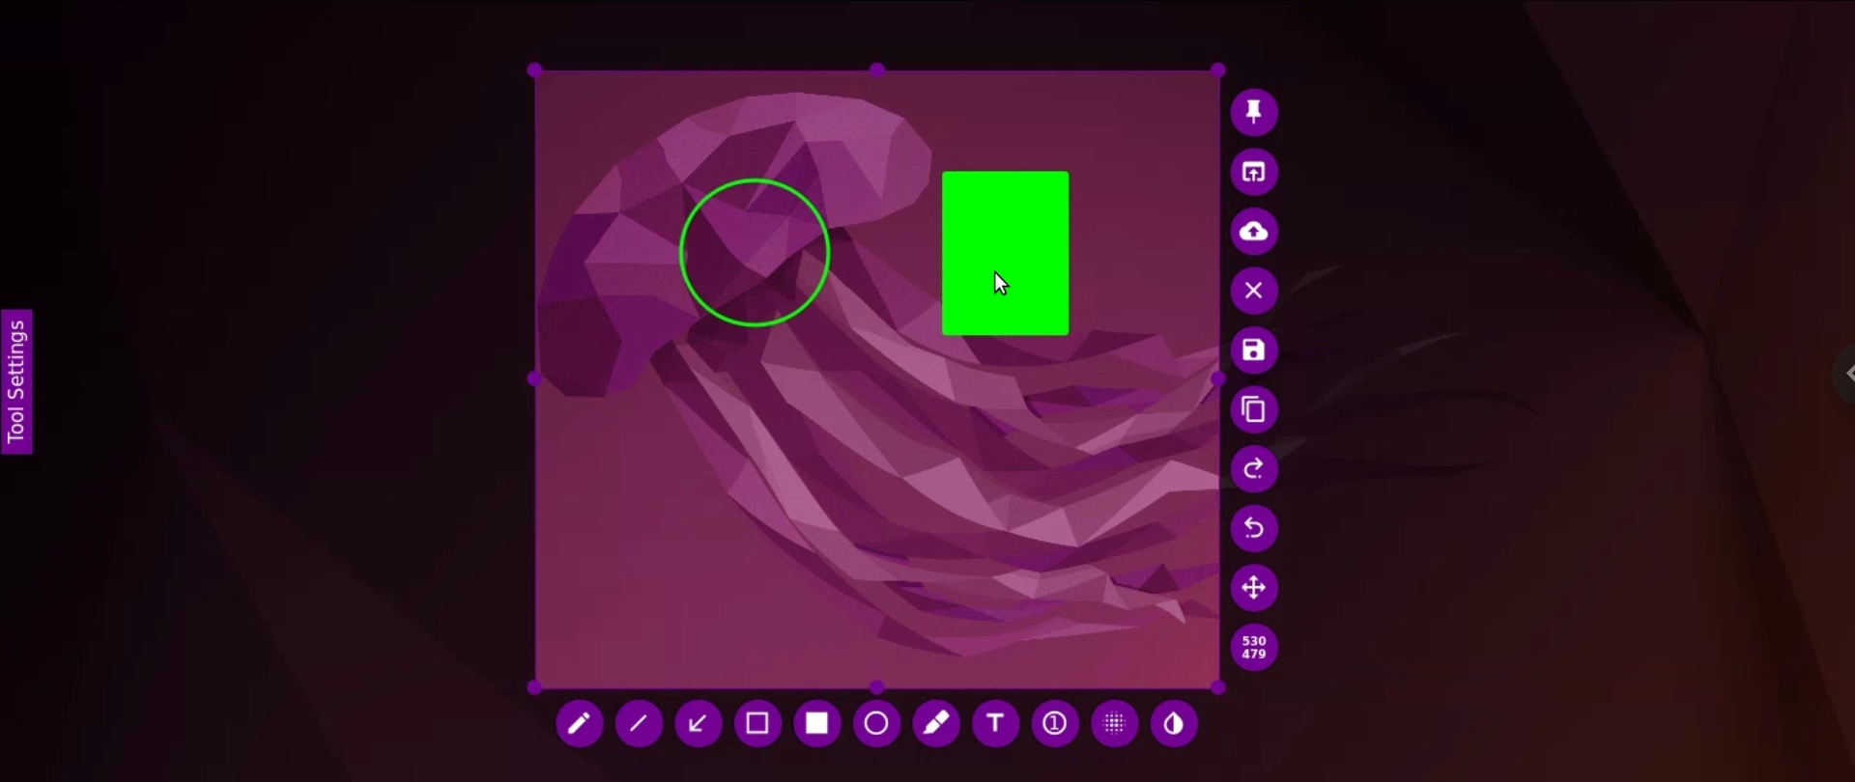 Image resolution: width=1855 pixels, height=782 pixels. I want to click on cursor, so click(1004, 282).